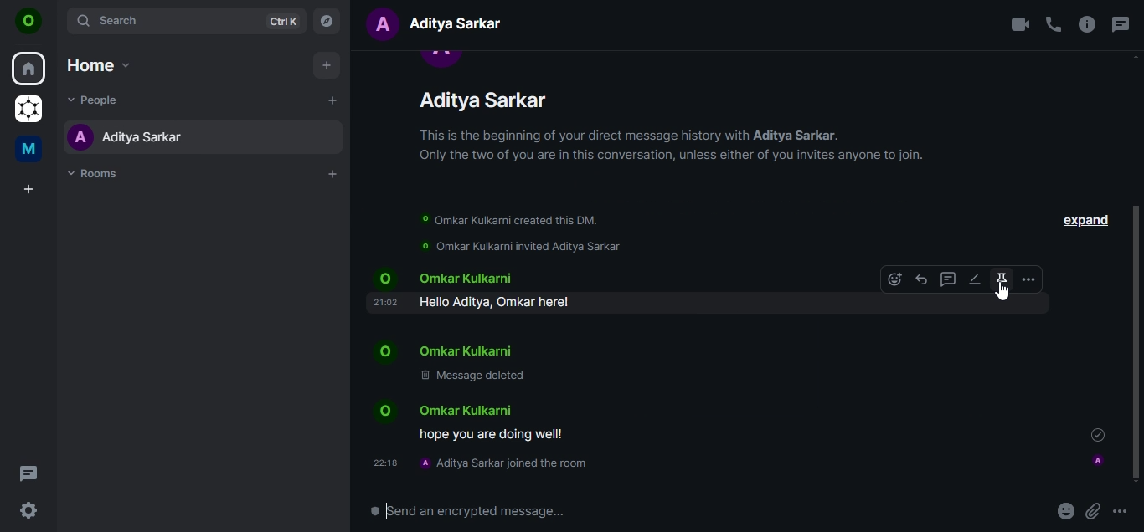 This screenshot has height=532, width=1144. Describe the element at coordinates (1020, 24) in the screenshot. I see `video call` at that location.